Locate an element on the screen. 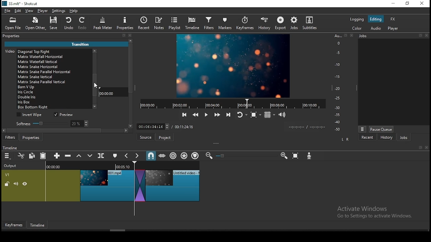  ripple is located at coordinates (173, 156).